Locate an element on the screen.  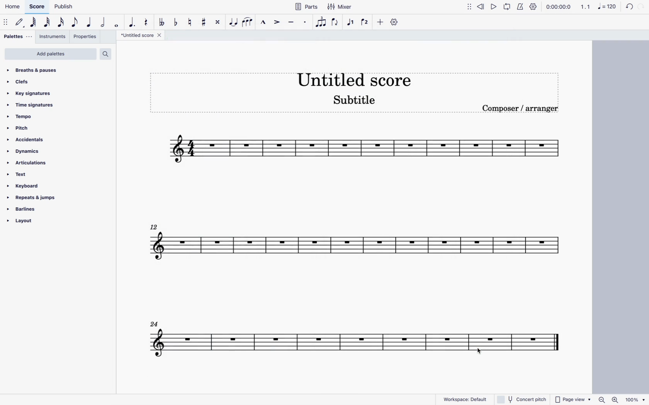
voice 2 is located at coordinates (365, 22).